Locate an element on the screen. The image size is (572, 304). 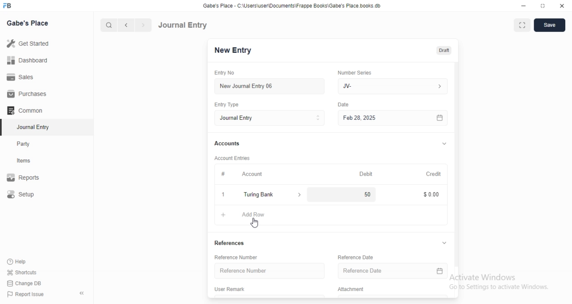
calender is located at coordinates (440, 118).